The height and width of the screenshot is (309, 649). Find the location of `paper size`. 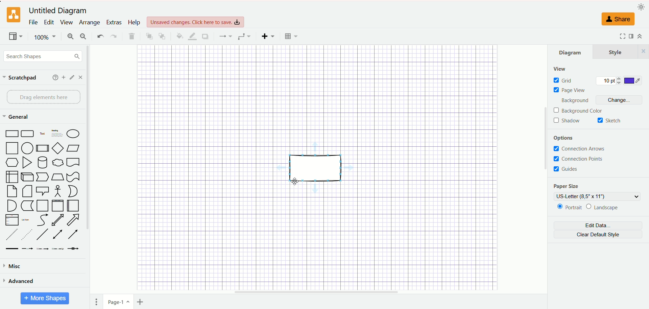

paper size is located at coordinates (572, 186).